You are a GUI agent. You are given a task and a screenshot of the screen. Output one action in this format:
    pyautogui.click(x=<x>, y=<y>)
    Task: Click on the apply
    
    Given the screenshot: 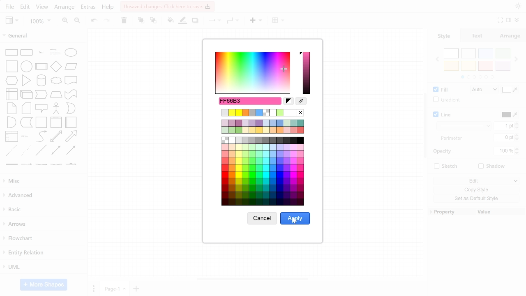 What is the action you would take?
    pyautogui.click(x=295, y=218)
    